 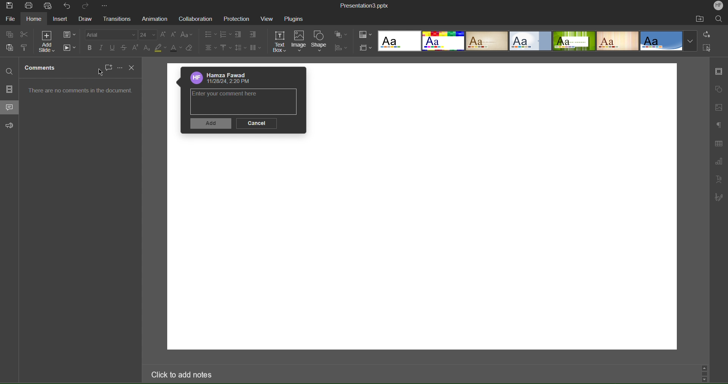 I want to click on Find, so click(x=10, y=72).